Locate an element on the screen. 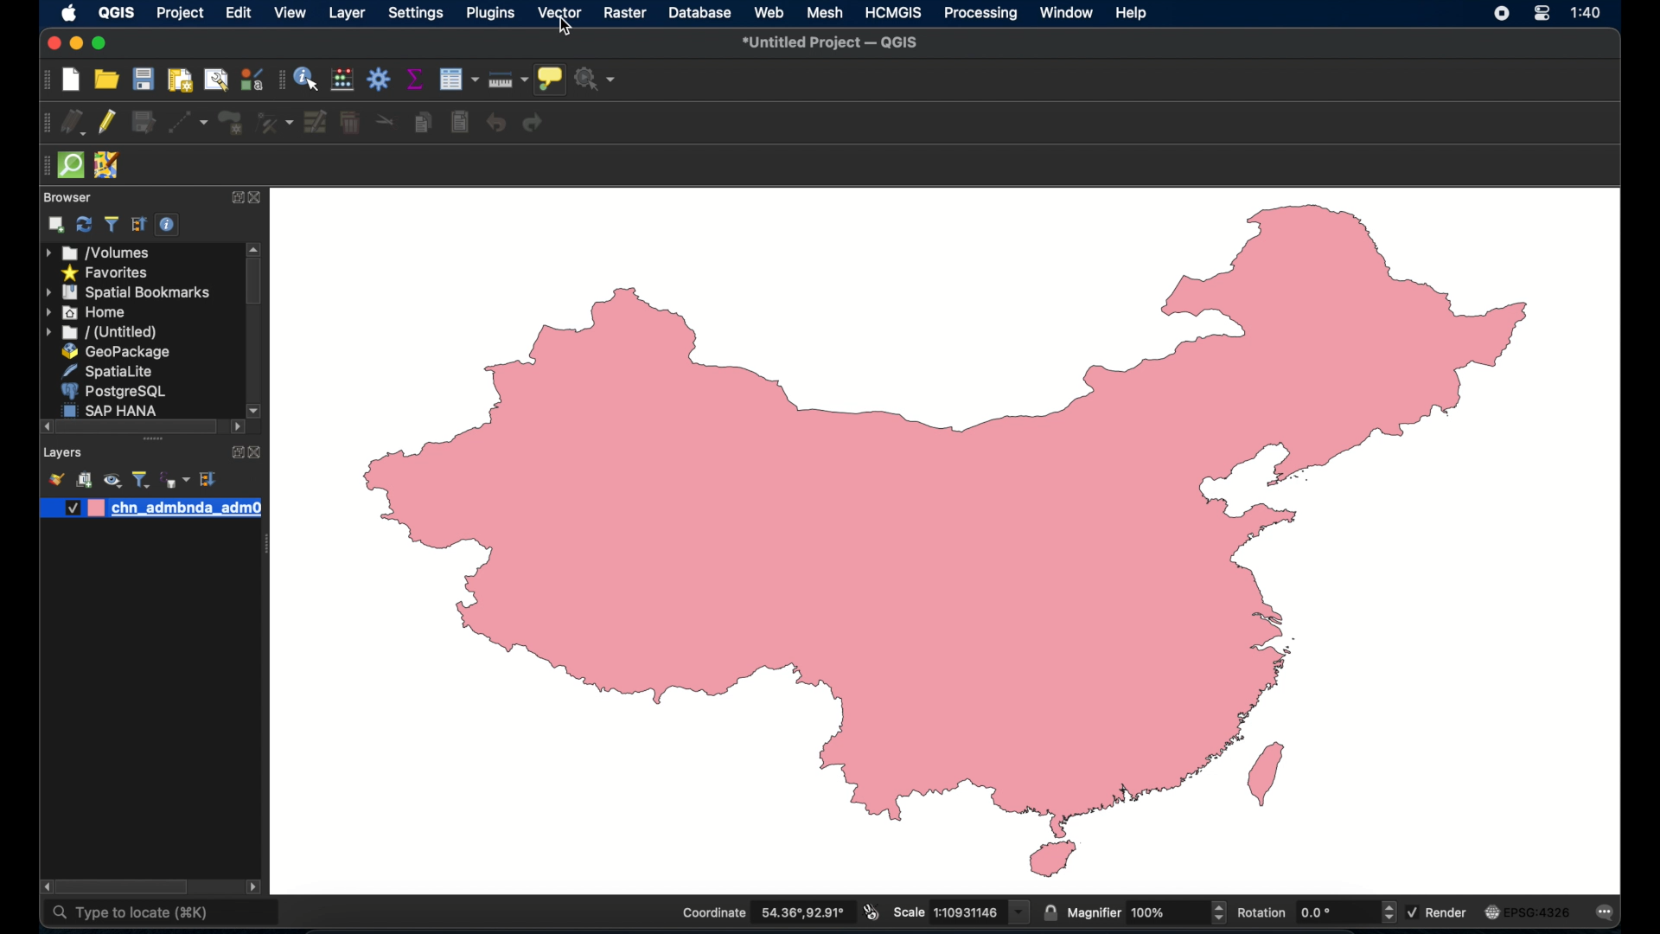 This screenshot has width=1660, height=934. digitizing toolbar is located at coordinates (46, 123).